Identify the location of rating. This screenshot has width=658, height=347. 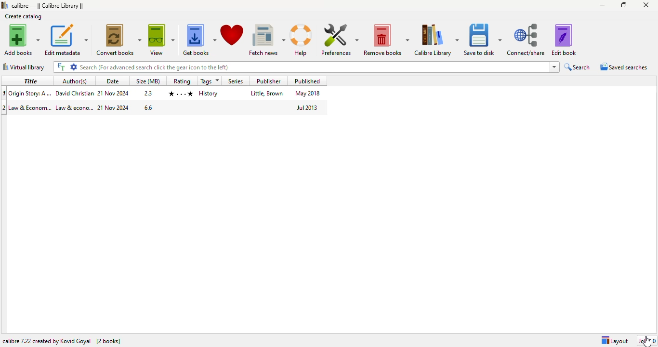
(179, 93).